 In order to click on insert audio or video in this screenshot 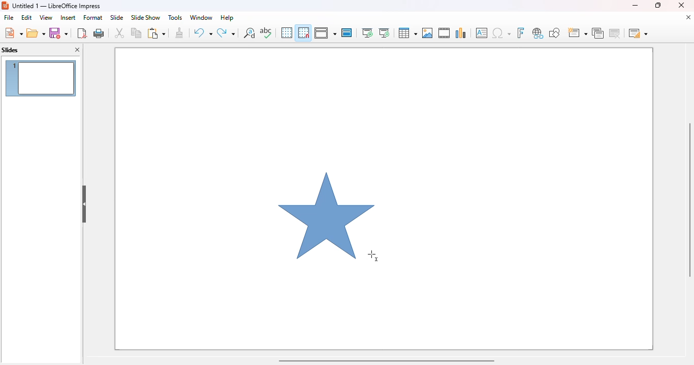, I will do `click(444, 32)`.